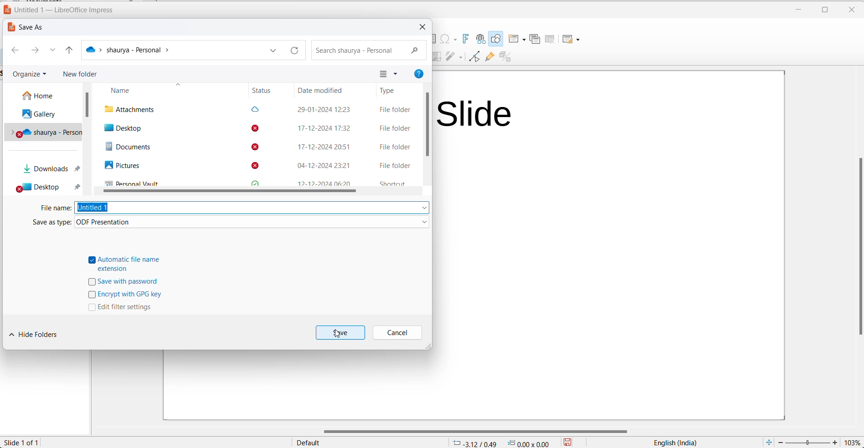 The width and height of the screenshot is (864, 448). What do you see at coordinates (529, 443) in the screenshot?
I see `dimension` at bounding box center [529, 443].